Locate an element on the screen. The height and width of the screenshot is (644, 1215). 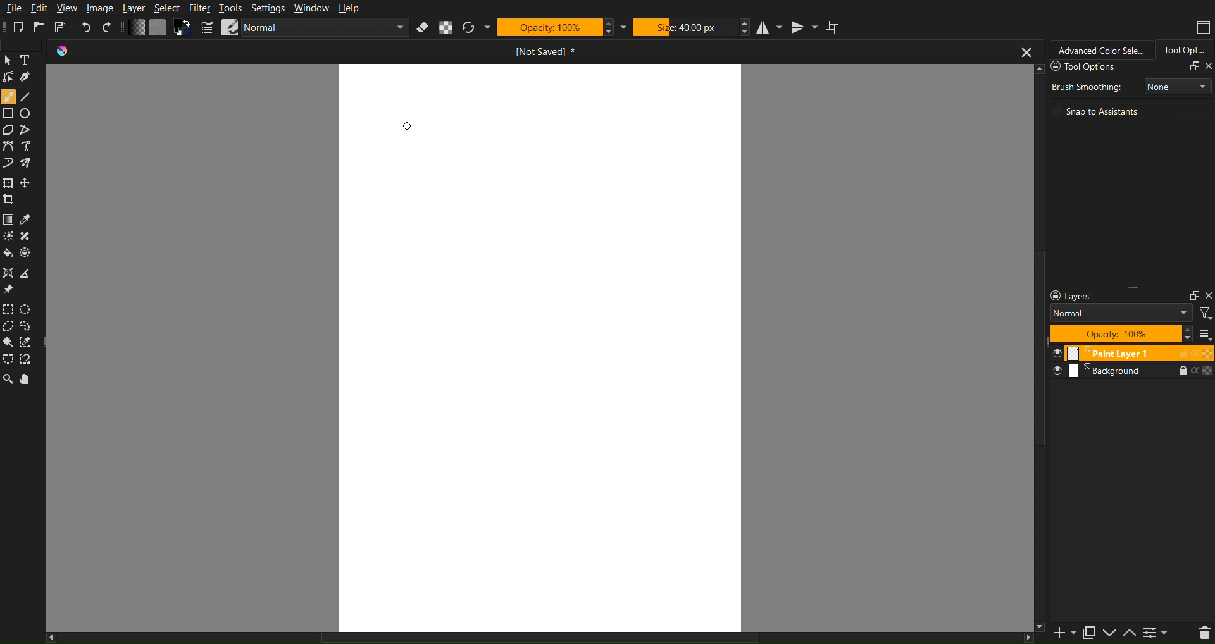
Settings is located at coordinates (268, 8).